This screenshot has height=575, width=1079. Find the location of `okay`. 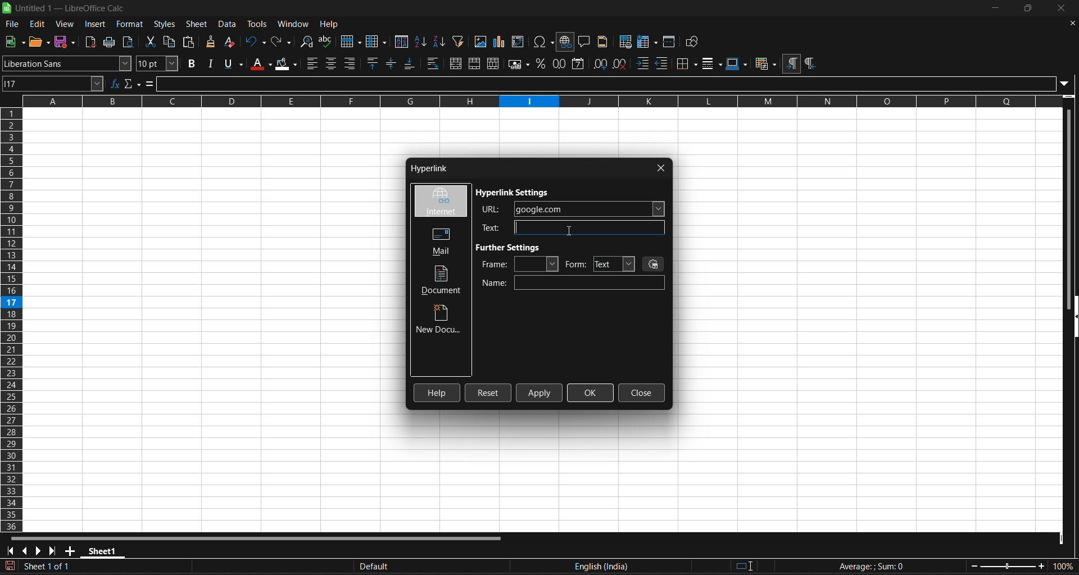

okay is located at coordinates (591, 393).